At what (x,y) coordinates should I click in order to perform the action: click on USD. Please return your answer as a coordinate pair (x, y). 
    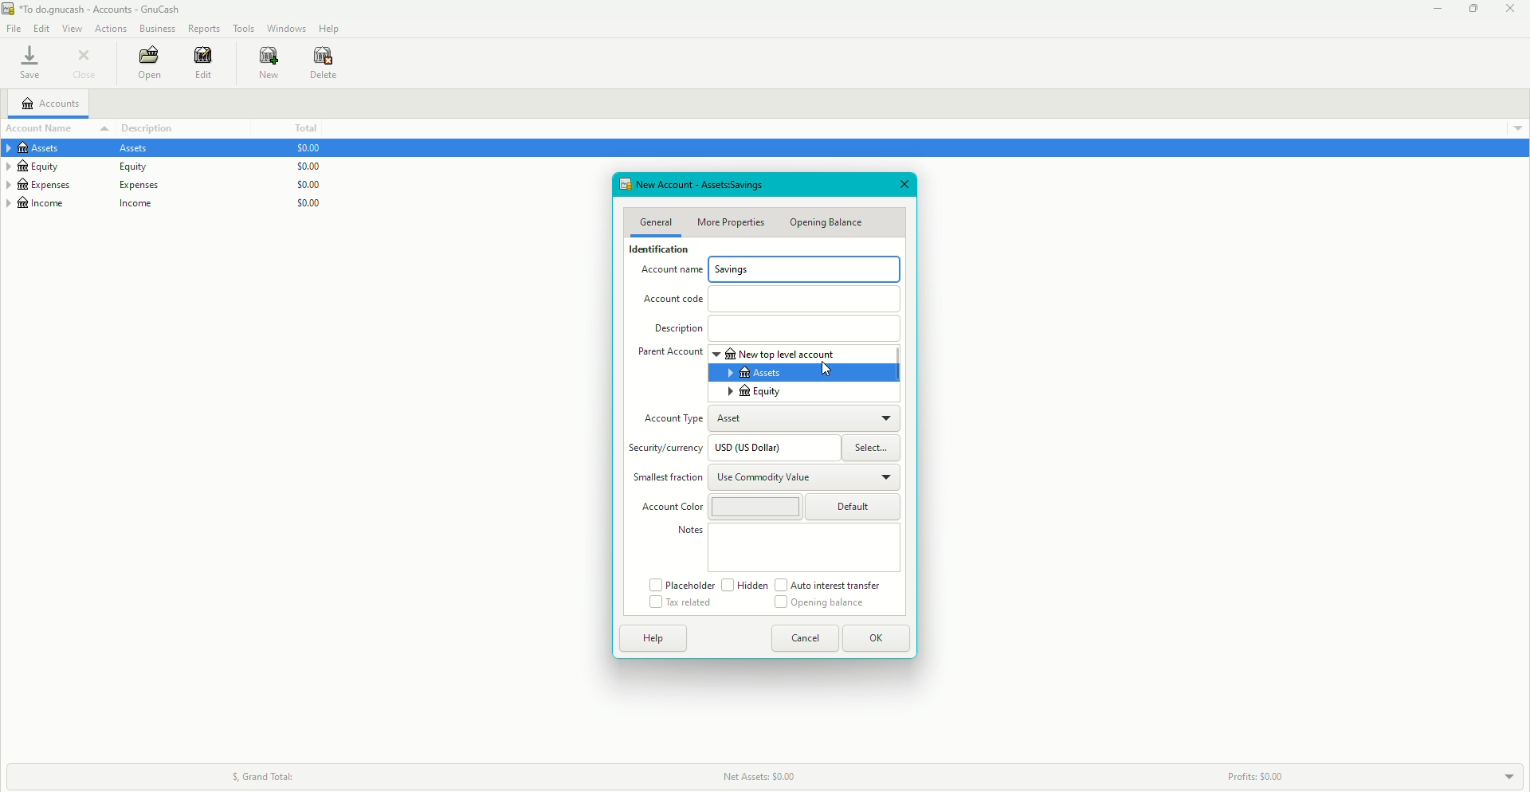
    Looking at the image, I should click on (757, 449).